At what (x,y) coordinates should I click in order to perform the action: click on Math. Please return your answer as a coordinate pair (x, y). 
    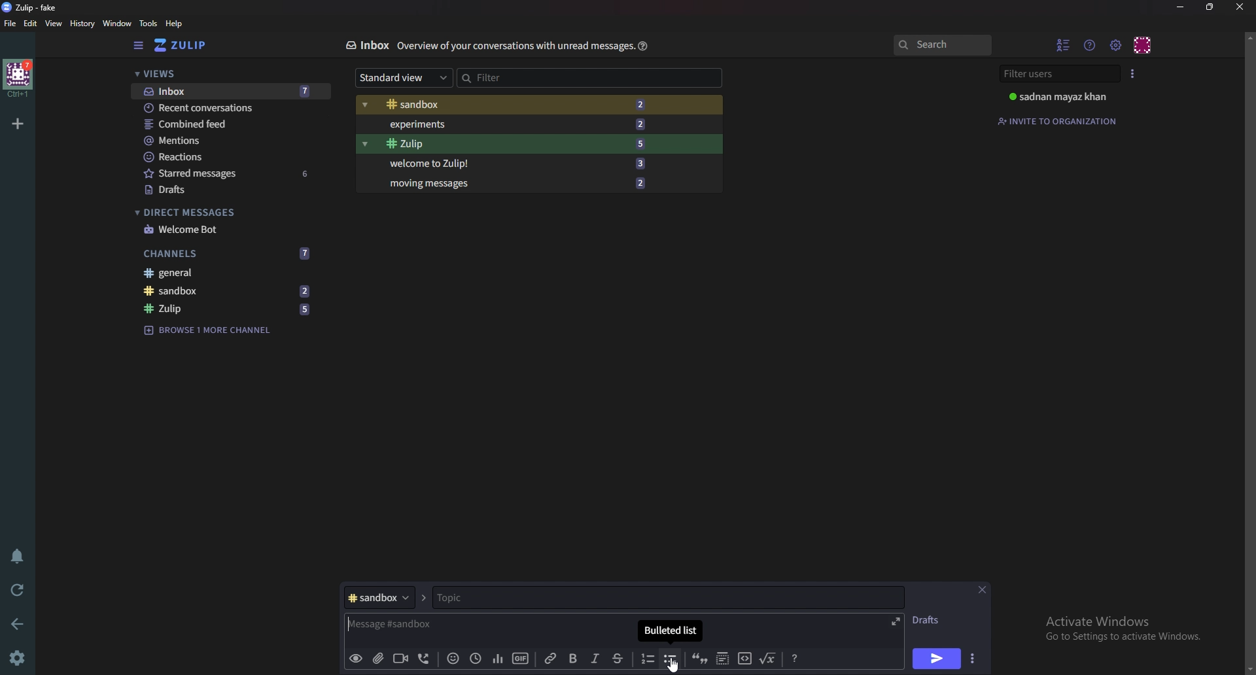
    Looking at the image, I should click on (769, 657).